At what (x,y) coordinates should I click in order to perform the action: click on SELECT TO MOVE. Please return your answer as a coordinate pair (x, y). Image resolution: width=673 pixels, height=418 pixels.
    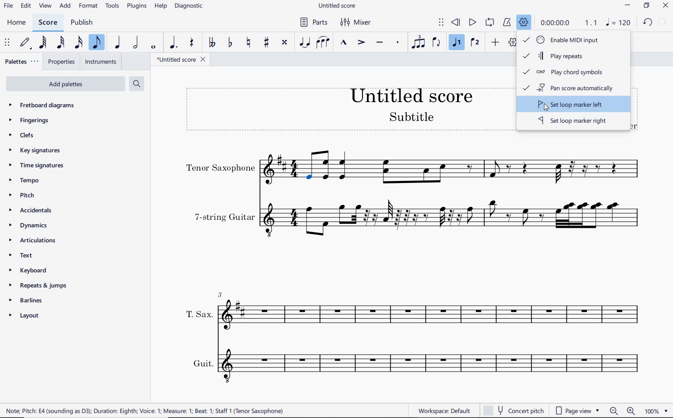
    Looking at the image, I should click on (441, 22).